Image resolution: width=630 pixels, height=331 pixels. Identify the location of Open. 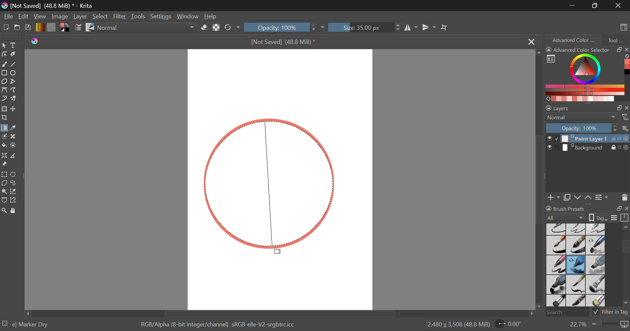
(18, 28).